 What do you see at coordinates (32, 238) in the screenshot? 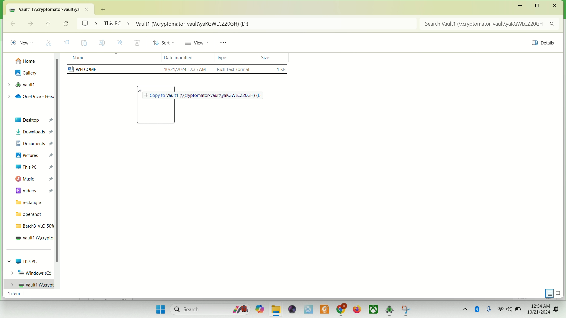
I see `vault1` at bounding box center [32, 238].